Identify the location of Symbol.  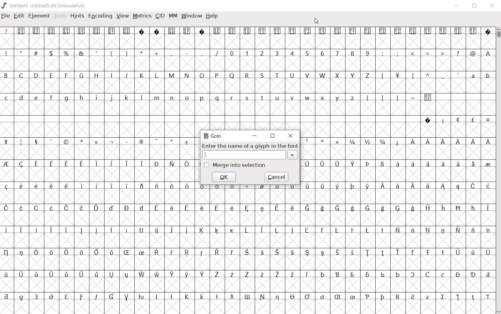
(413, 209).